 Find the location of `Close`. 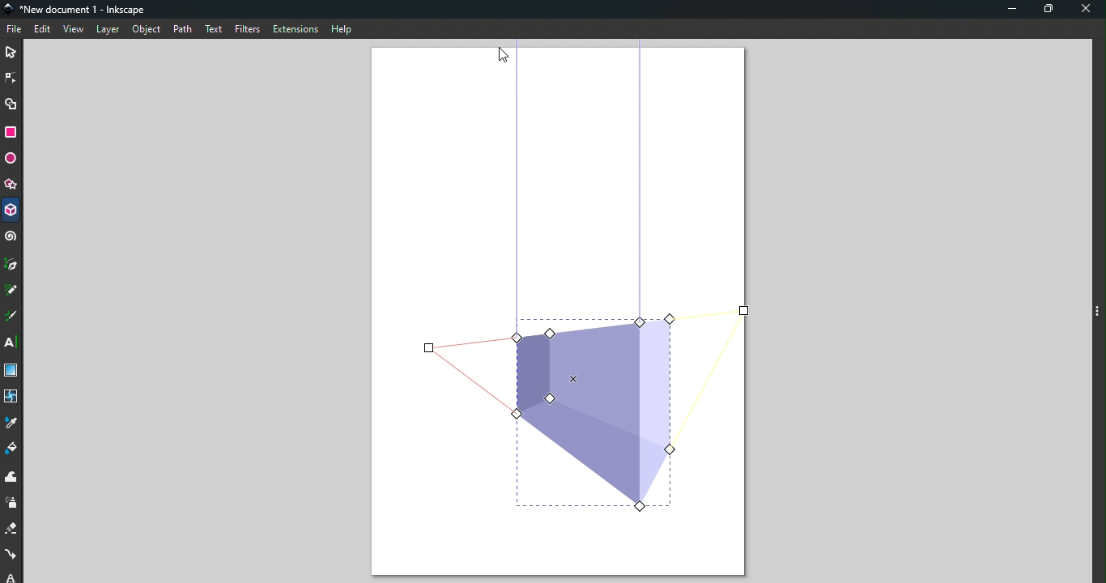

Close is located at coordinates (1086, 11).